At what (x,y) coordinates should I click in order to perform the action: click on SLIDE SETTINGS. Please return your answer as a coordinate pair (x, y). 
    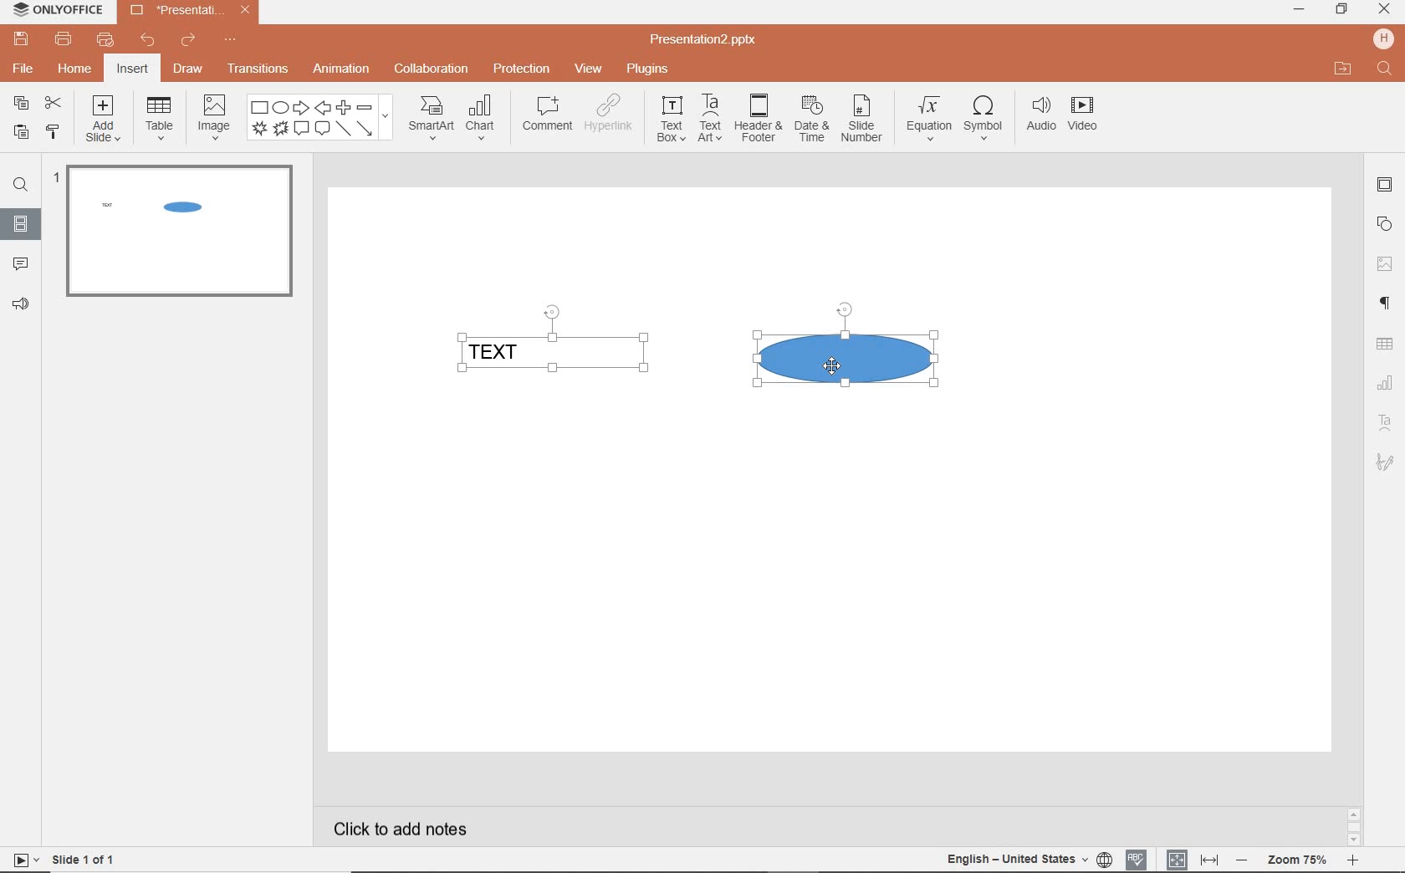
    Looking at the image, I should click on (1385, 186).